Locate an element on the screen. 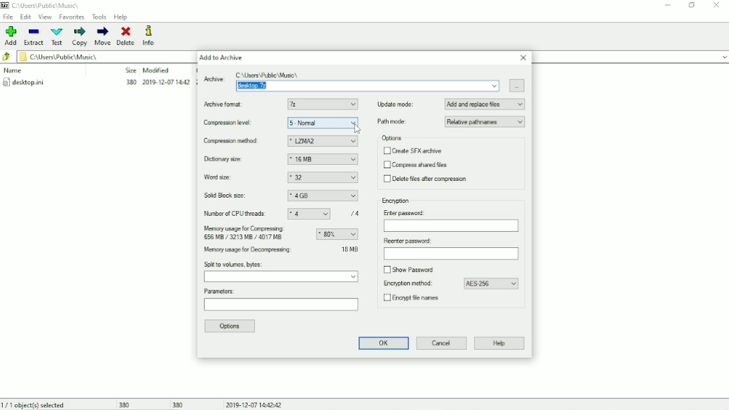 This screenshot has height=410, width=729. Memory usage for compressing is located at coordinates (247, 234).